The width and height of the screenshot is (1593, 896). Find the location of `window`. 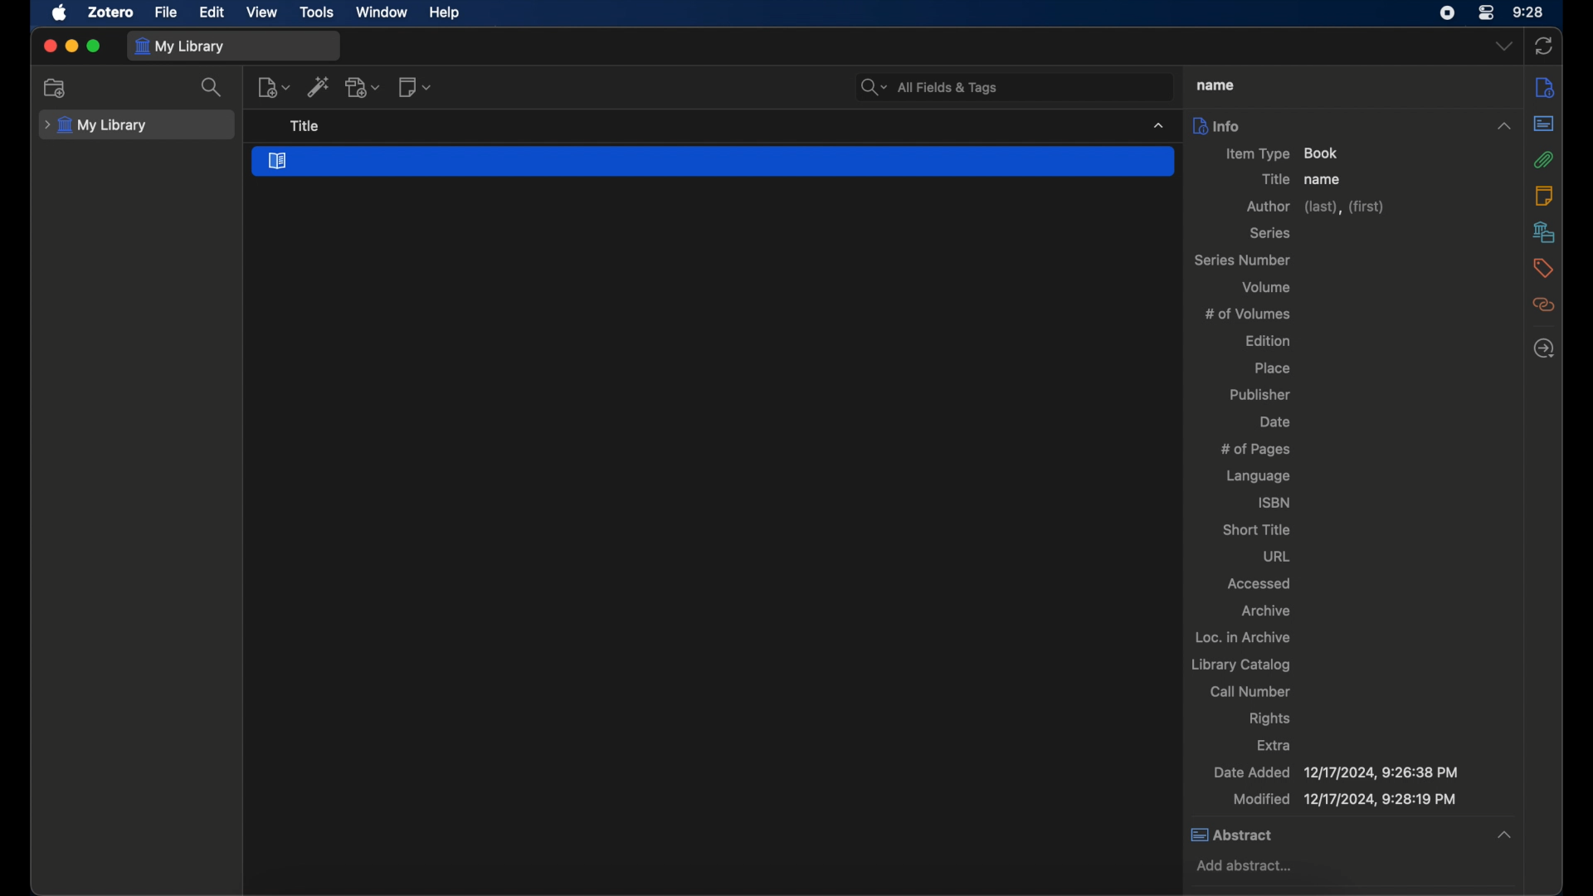

window is located at coordinates (382, 12).